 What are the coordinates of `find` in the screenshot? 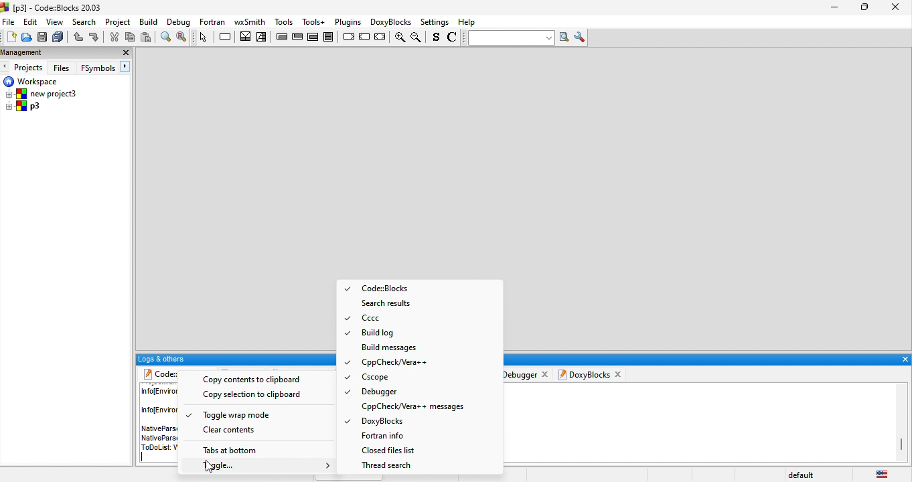 It's located at (165, 37).